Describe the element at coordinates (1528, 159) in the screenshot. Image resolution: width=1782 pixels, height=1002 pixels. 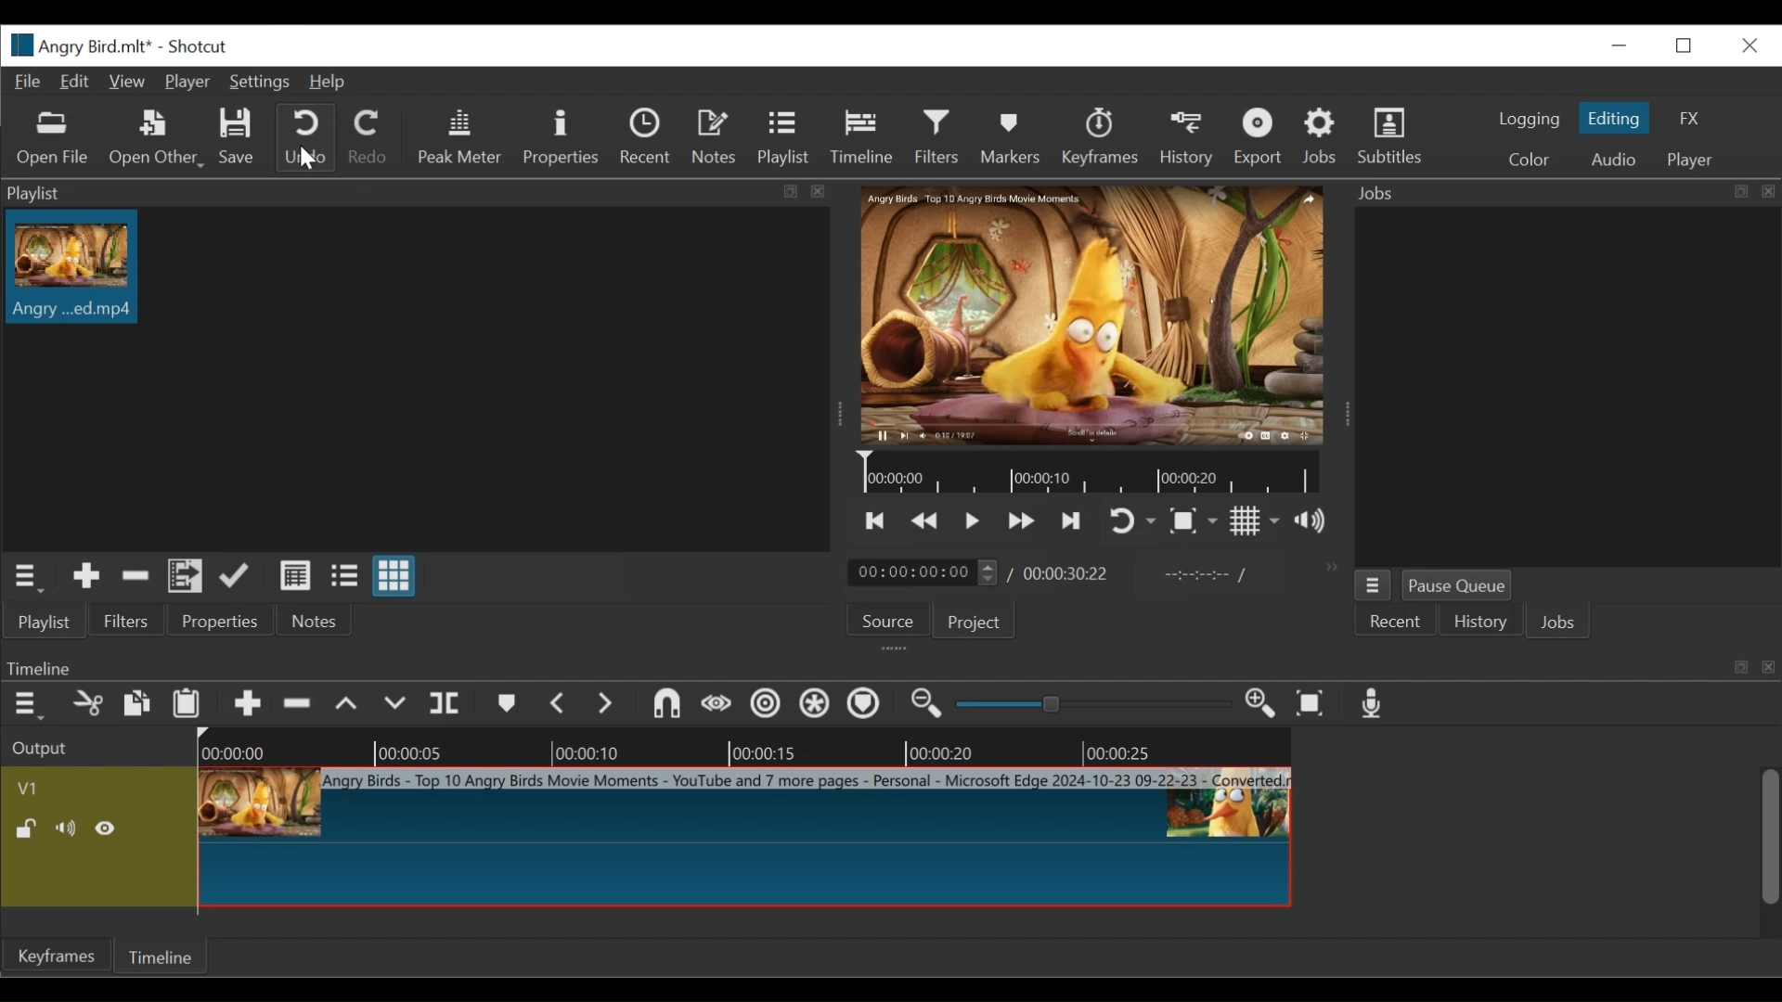
I see `Color` at that location.